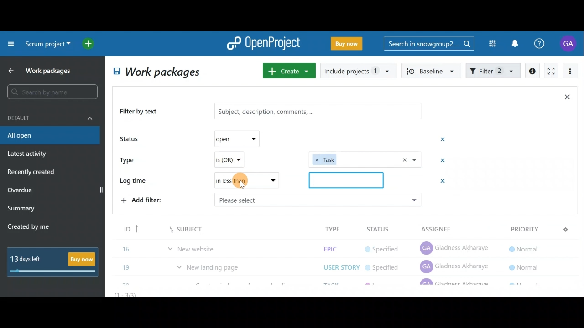  What do you see at coordinates (130, 140) in the screenshot?
I see `Status` at bounding box center [130, 140].